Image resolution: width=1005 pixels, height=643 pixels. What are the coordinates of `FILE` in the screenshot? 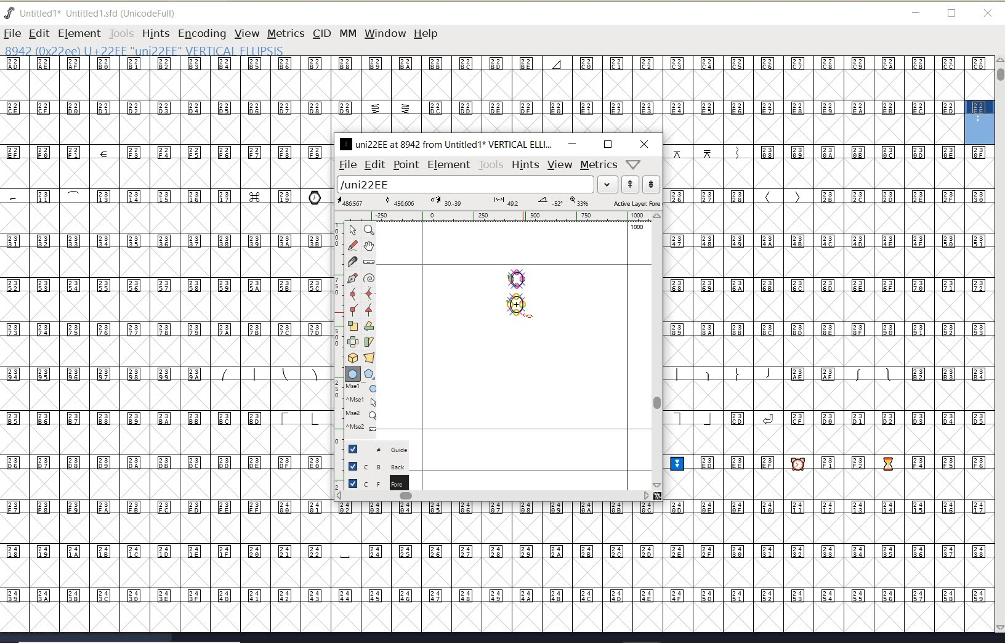 It's located at (12, 33).